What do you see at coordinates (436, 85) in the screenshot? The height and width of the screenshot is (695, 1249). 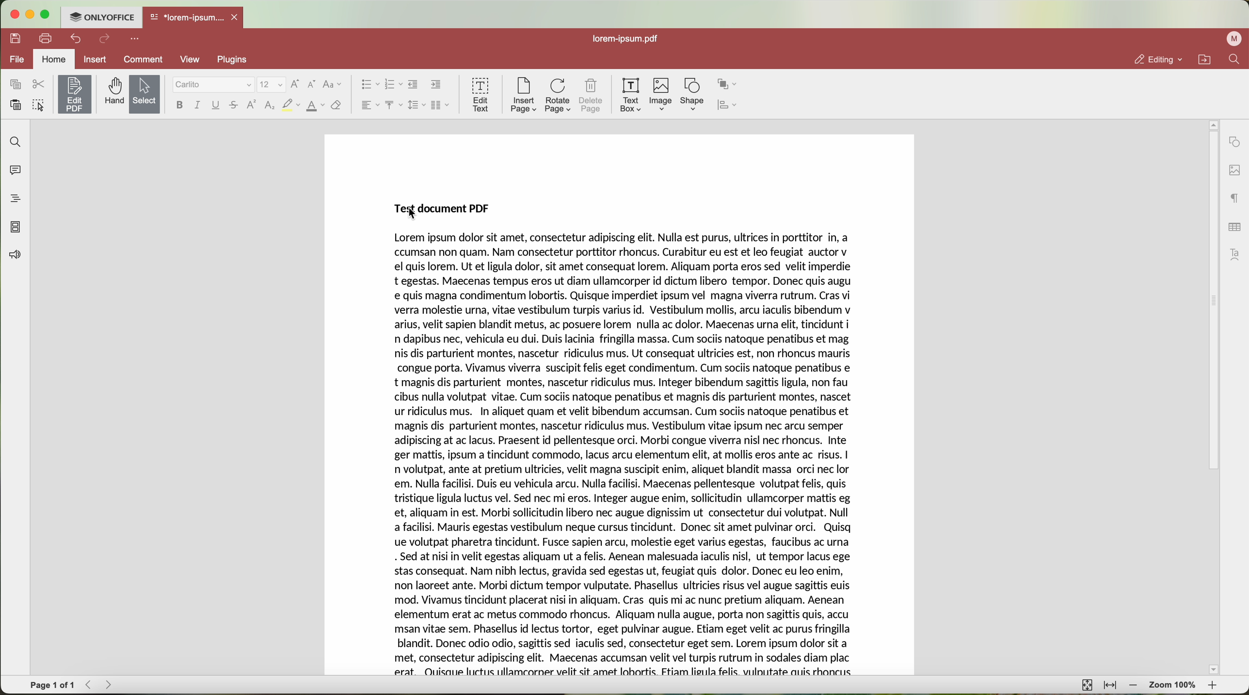 I see `increase indent` at bounding box center [436, 85].